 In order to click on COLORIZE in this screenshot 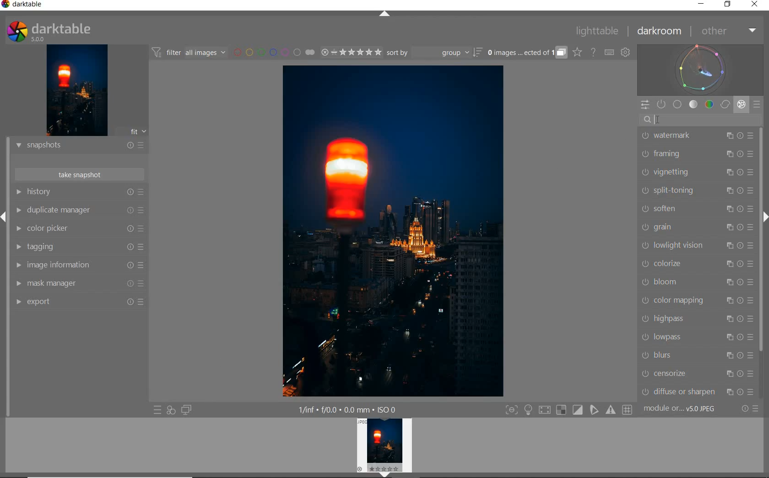, I will do `click(671, 263)`.